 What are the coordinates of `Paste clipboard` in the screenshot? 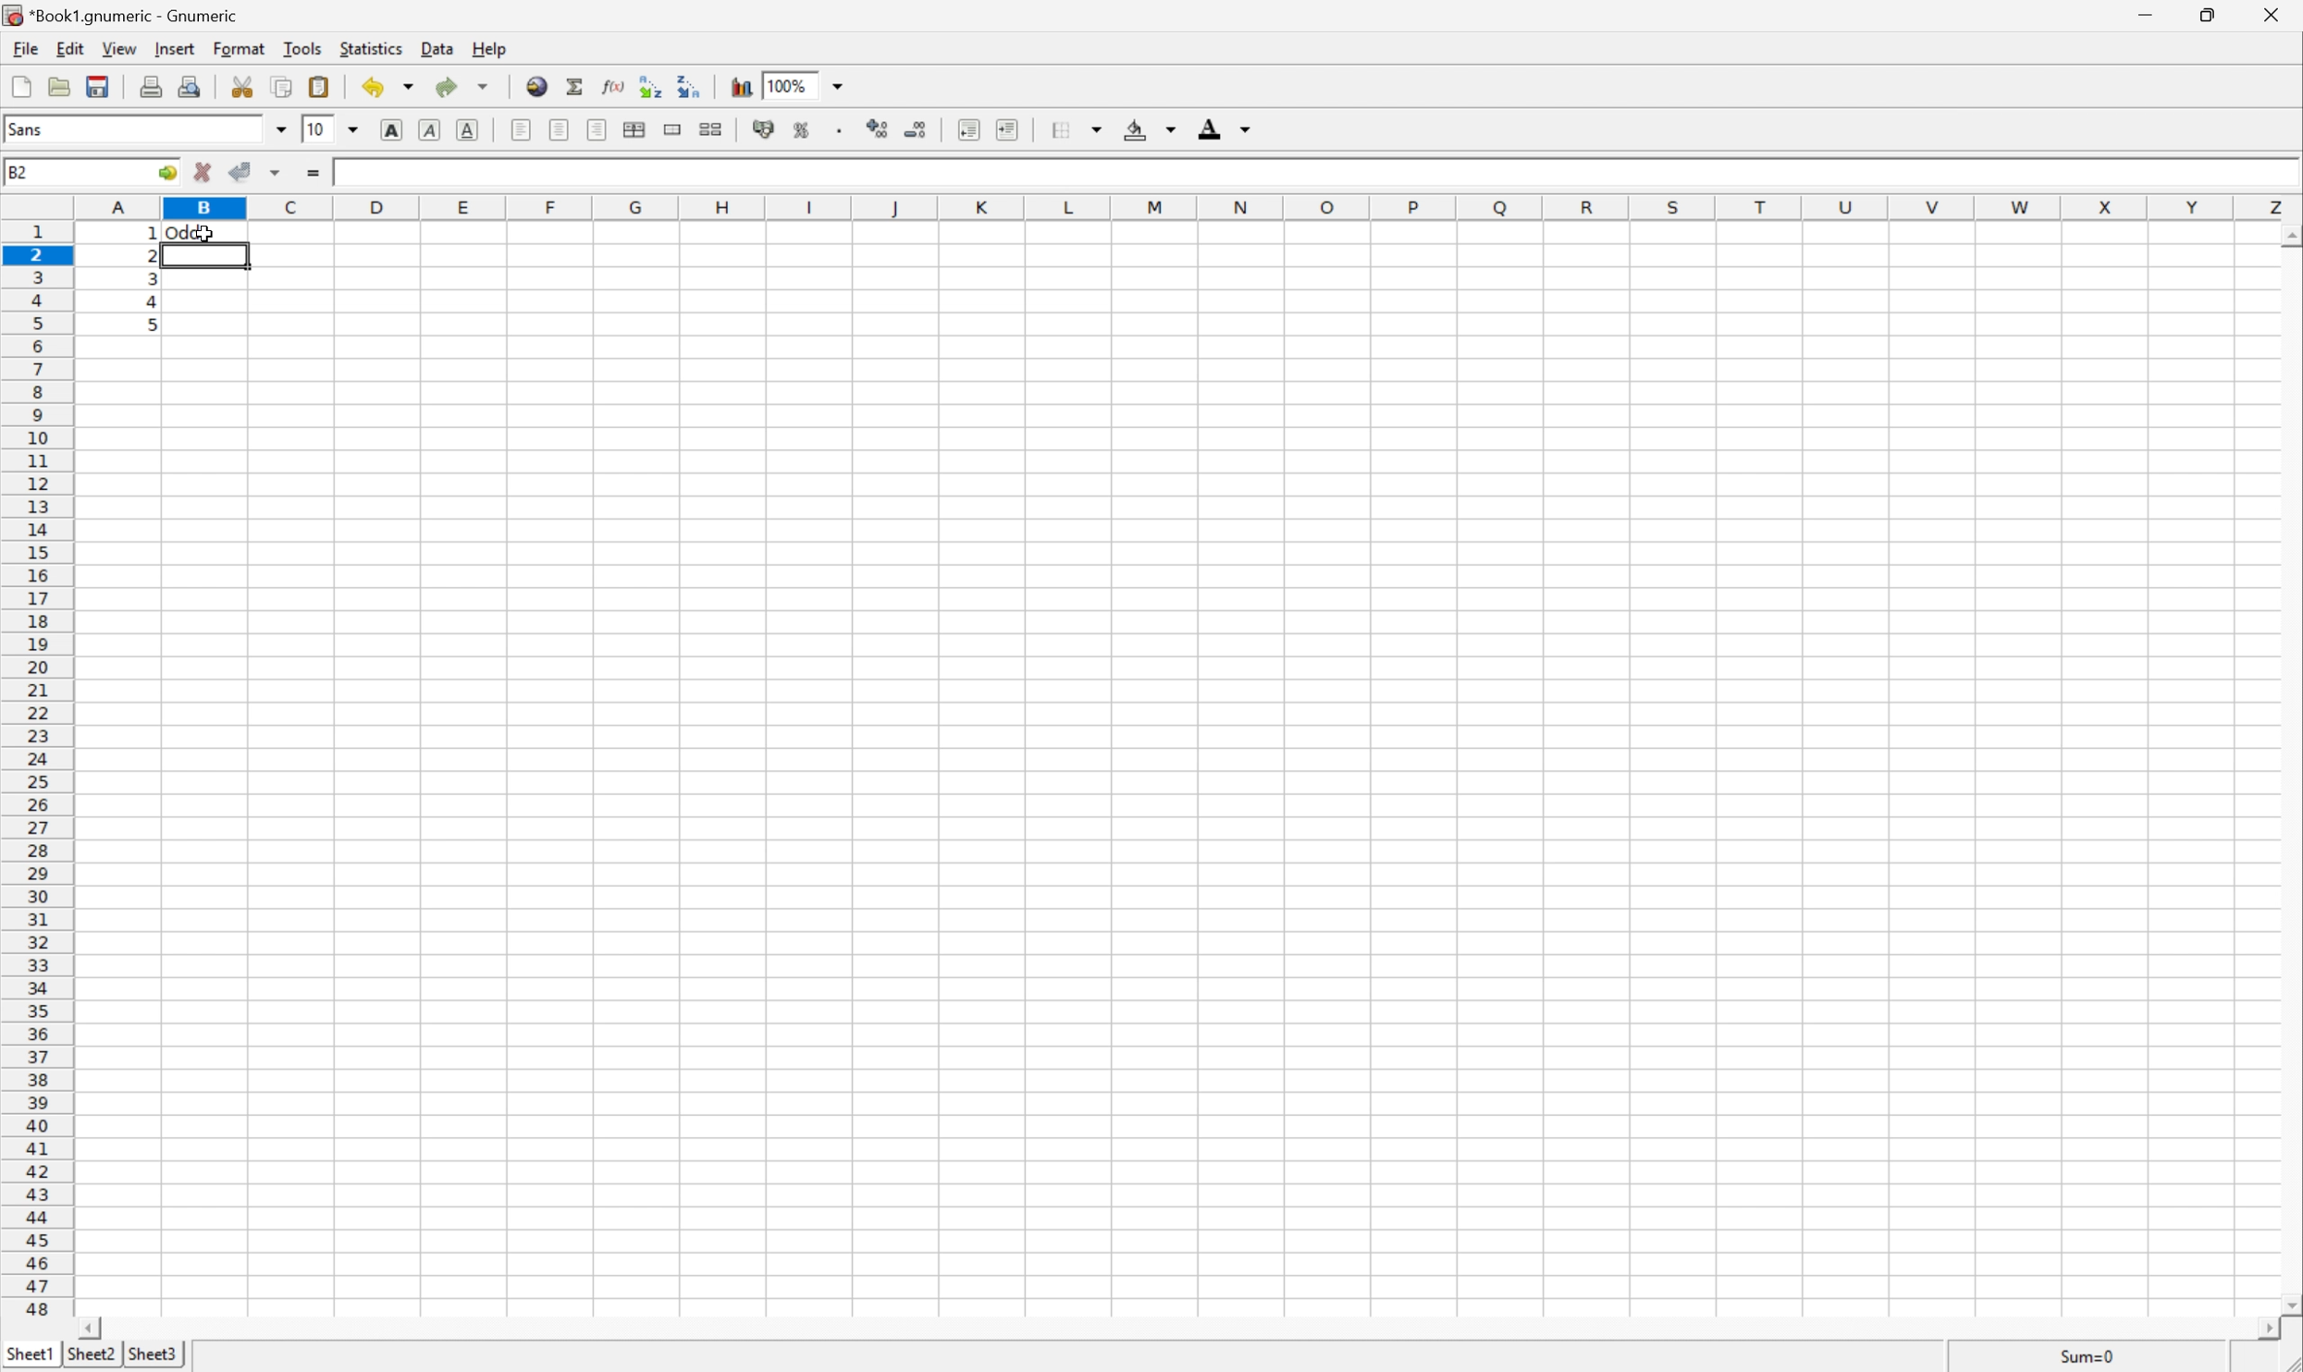 It's located at (318, 87).